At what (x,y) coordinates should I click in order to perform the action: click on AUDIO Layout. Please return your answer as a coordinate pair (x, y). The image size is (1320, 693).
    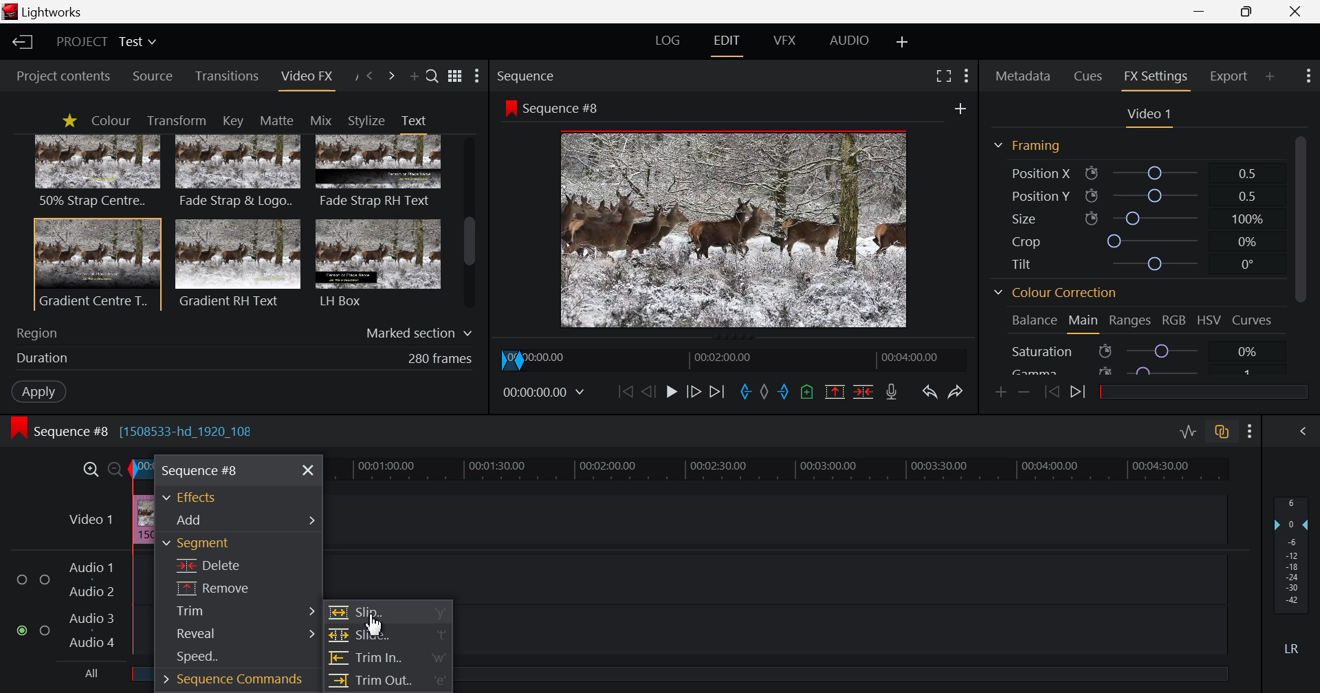
    Looking at the image, I should click on (854, 39).